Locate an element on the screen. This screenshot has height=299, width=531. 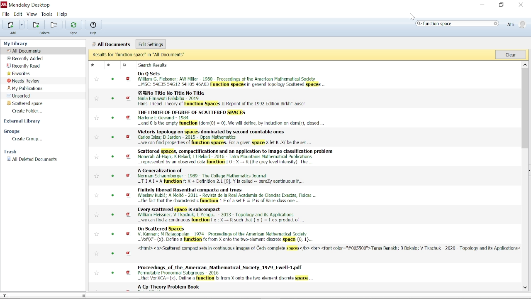
A Generalization of Norman Schaumberger - 1989 - The Collage Mathematics JournalRe a a Oy acntinods i] is located at coordinates (314, 176).